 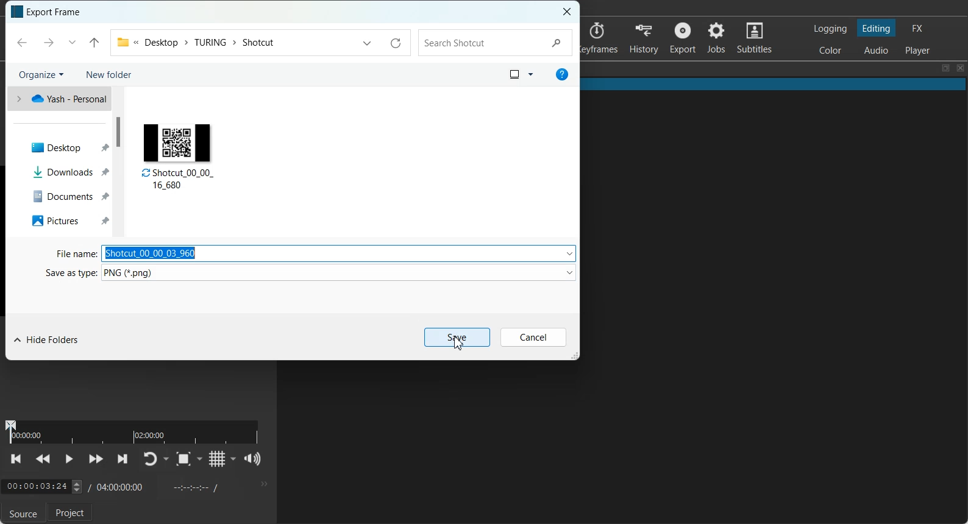 I want to click on Toggle Zoom, so click(x=183, y=459).